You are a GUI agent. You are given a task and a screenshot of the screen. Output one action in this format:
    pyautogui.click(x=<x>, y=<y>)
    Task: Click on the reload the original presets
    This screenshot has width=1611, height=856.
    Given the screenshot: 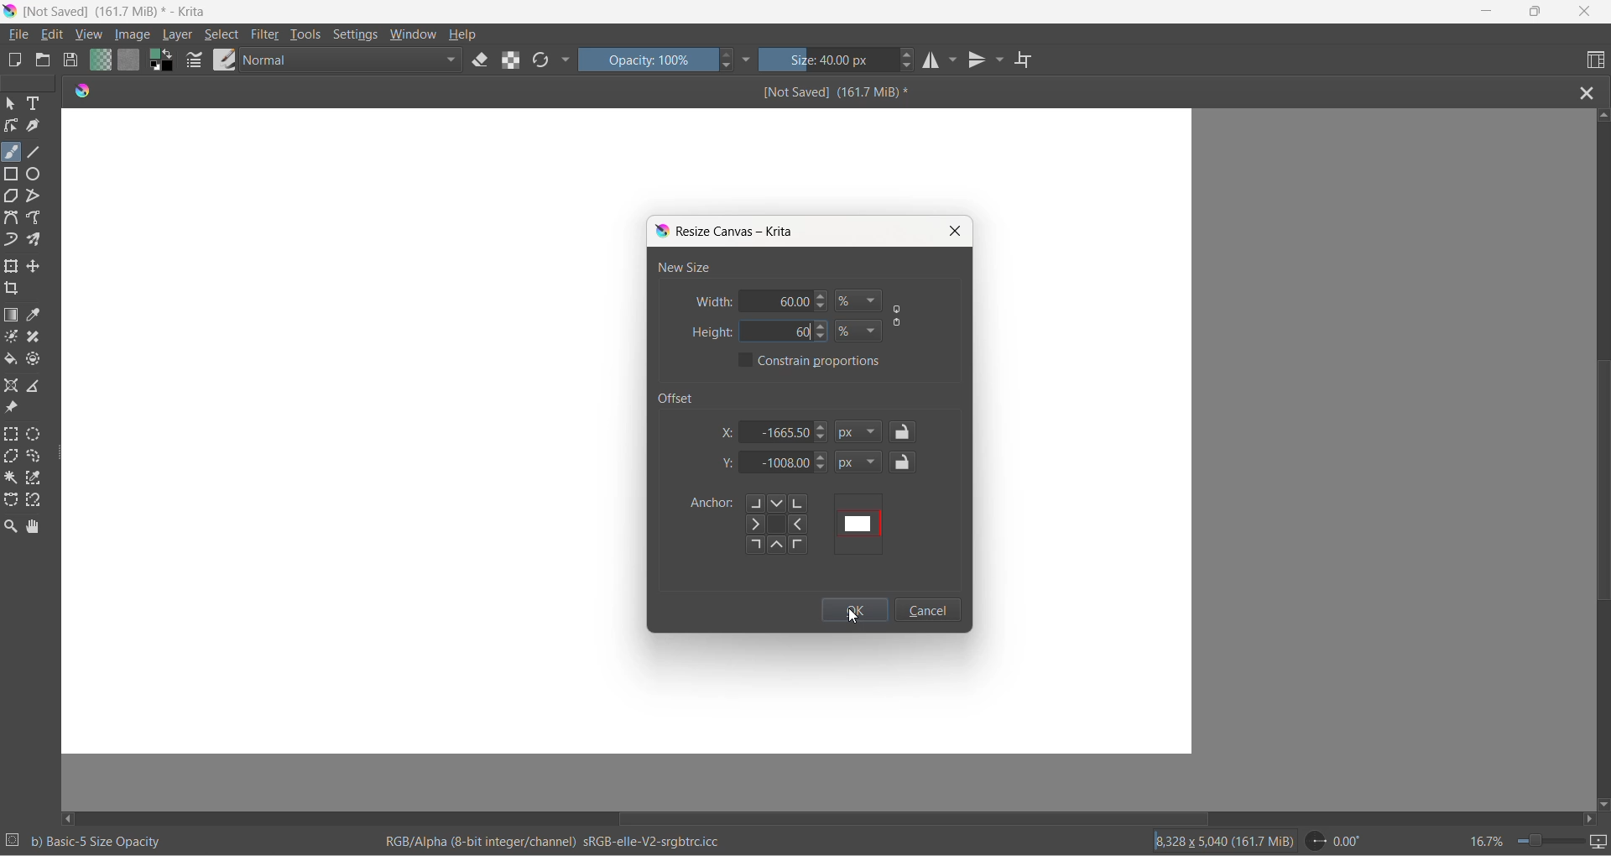 What is the action you would take?
    pyautogui.click(x=543, y=62)
    